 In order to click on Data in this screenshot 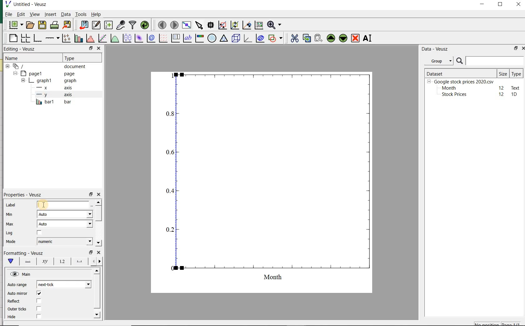, I will do `click(66, 15)`.